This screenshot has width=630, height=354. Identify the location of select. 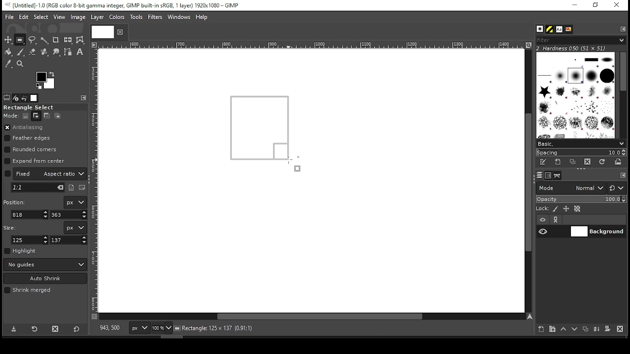
(40, 16).